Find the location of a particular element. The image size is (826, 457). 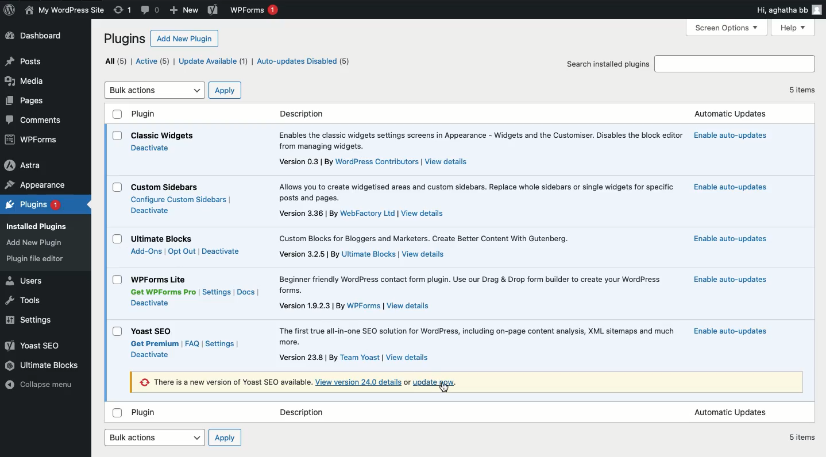

Get WPForms pro is located at coordinates (162, 292).